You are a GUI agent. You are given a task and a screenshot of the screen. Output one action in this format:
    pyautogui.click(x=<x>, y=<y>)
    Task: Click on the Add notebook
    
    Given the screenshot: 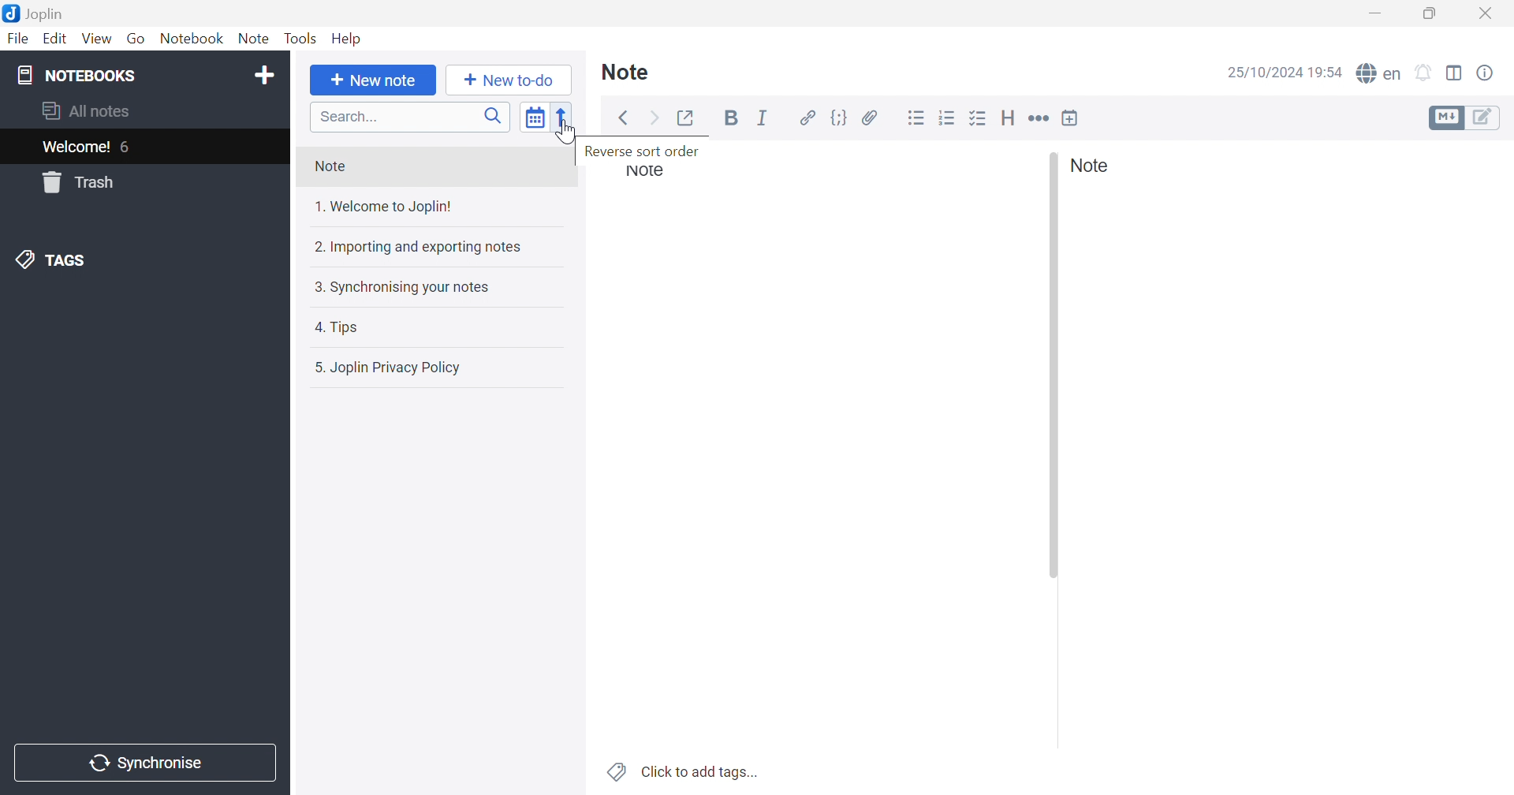 What is the action you would take?
    pyautogui.click(x=264, y=73)
    